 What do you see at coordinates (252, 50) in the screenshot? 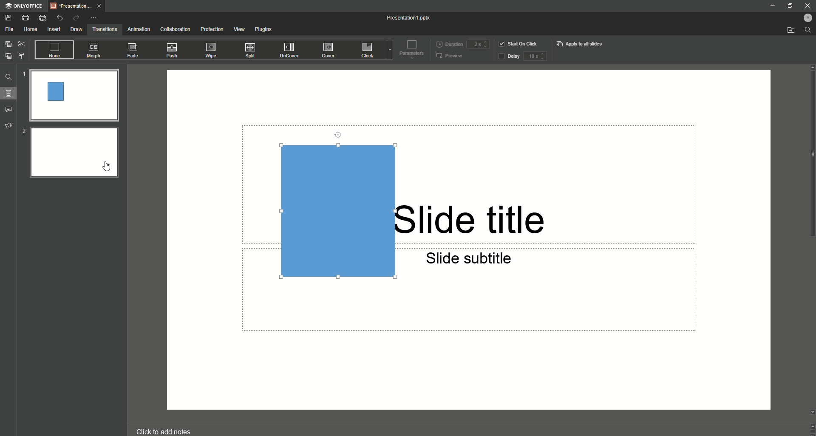
I see `Split` at bounding box center [252, 50].